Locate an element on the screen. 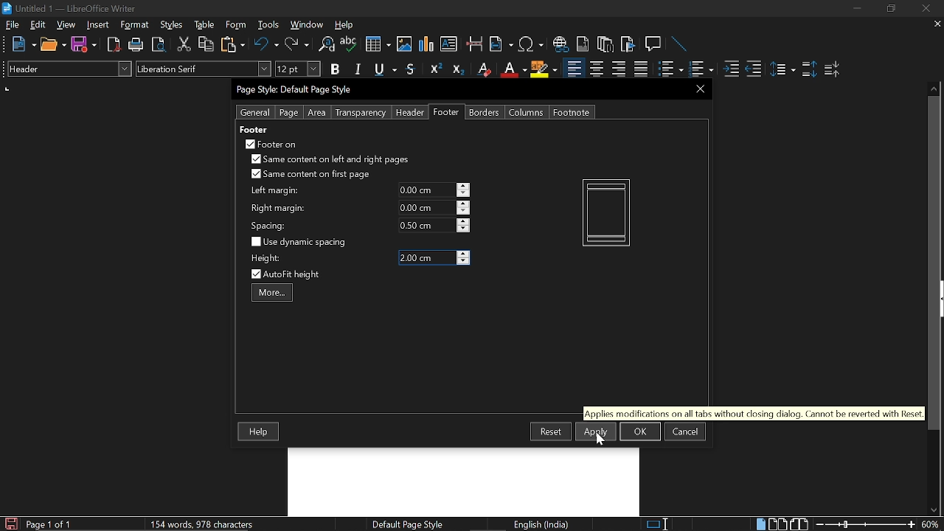  Paste is located at coordinates (232, 44).